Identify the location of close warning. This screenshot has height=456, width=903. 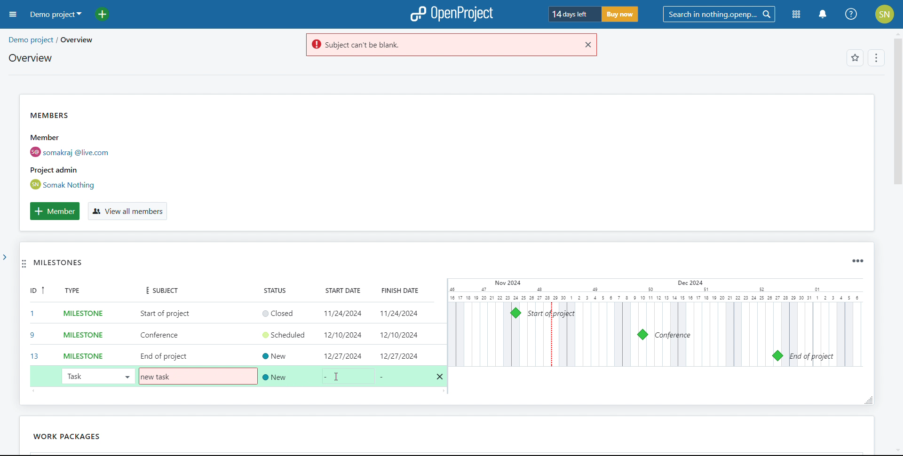
(587, 45).